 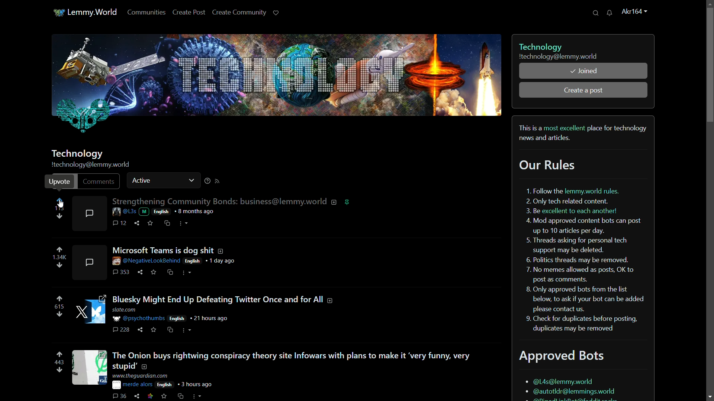 What do you see at coordinates (168, 222) in the screenshot?
I see `cs` at bounding box center [168, 222].